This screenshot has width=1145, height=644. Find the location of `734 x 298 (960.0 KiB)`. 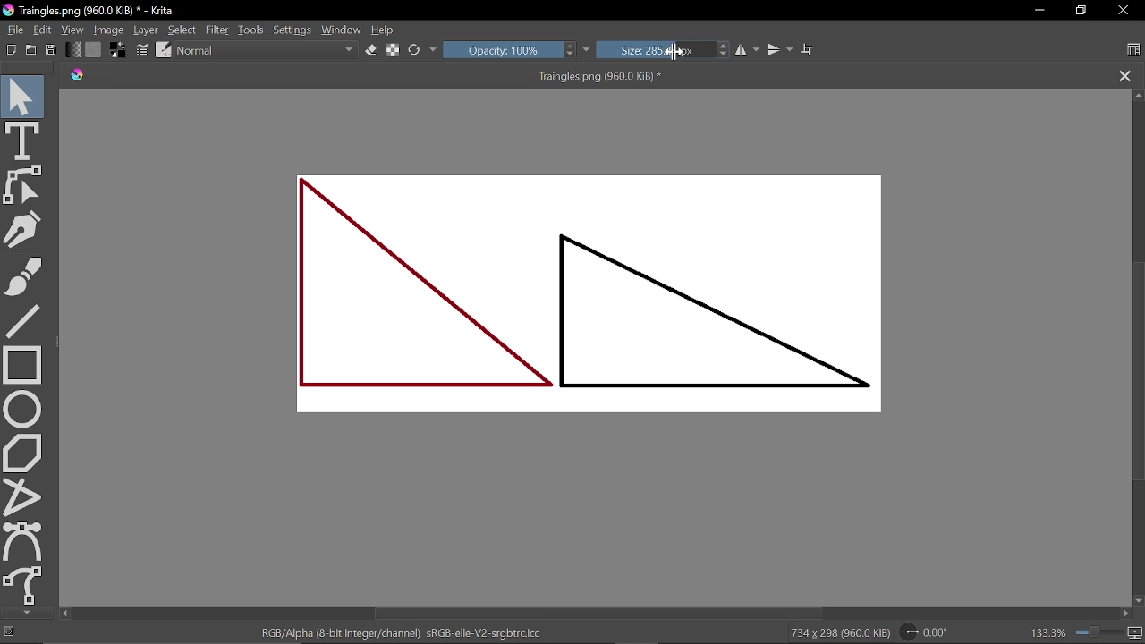

734 x 298 (960.0 KiB) is located at coordinates (836, 631).